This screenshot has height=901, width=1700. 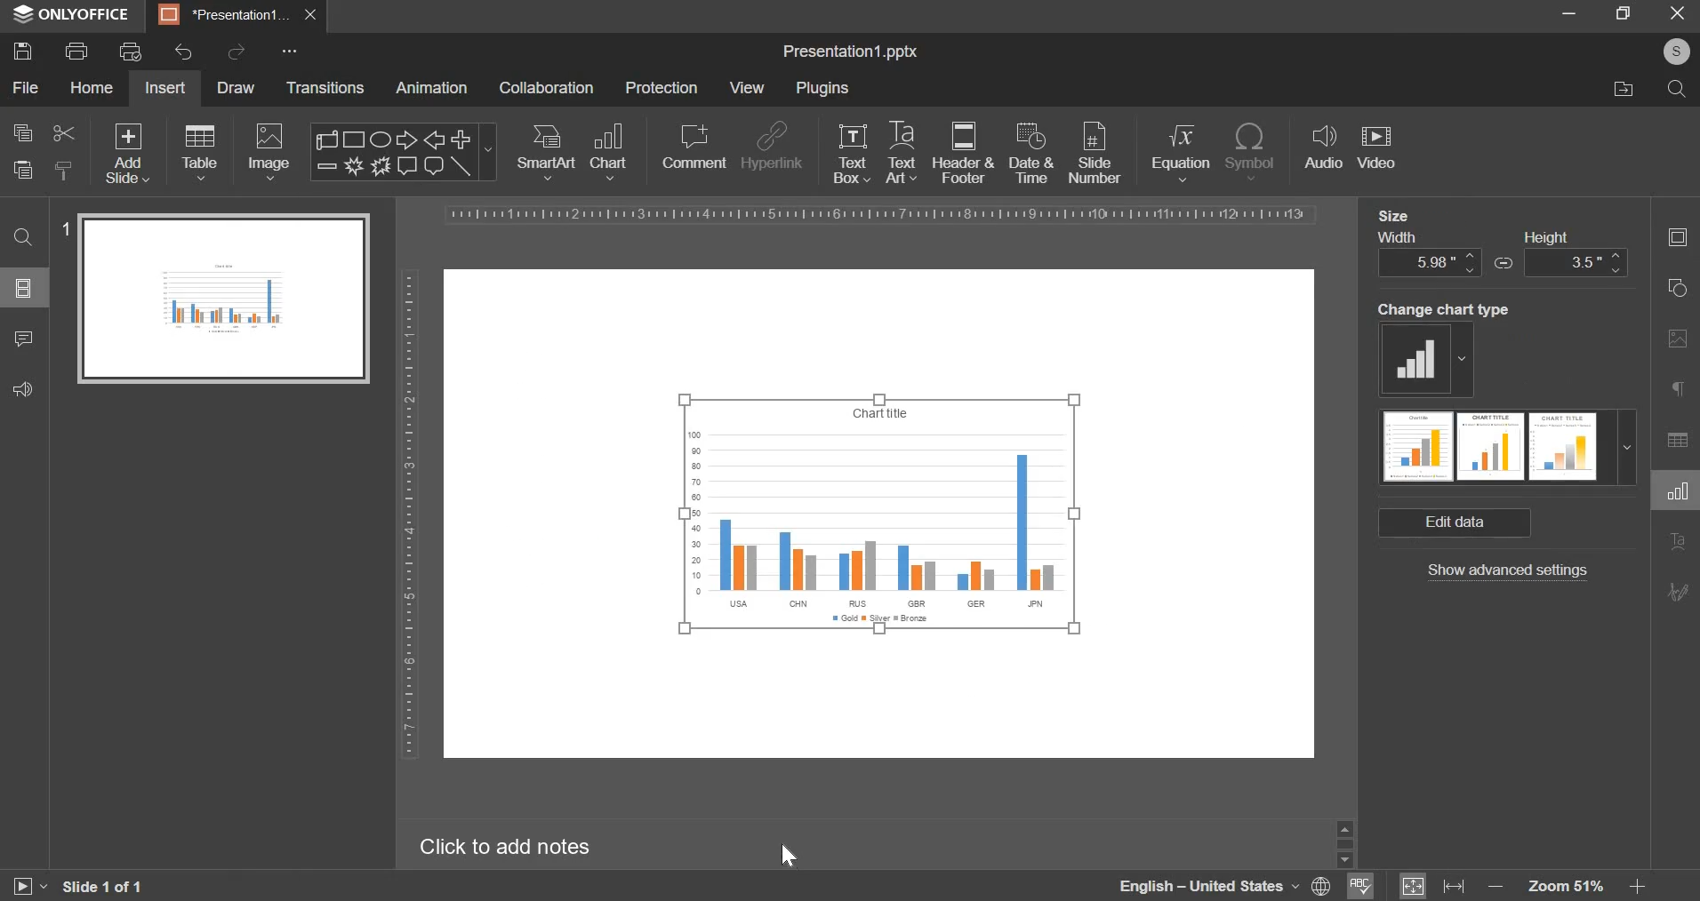 What do you see at coordinates (1565, 886) in the screenshot?
I see `zoom level` at bounding box center [1565, 886].